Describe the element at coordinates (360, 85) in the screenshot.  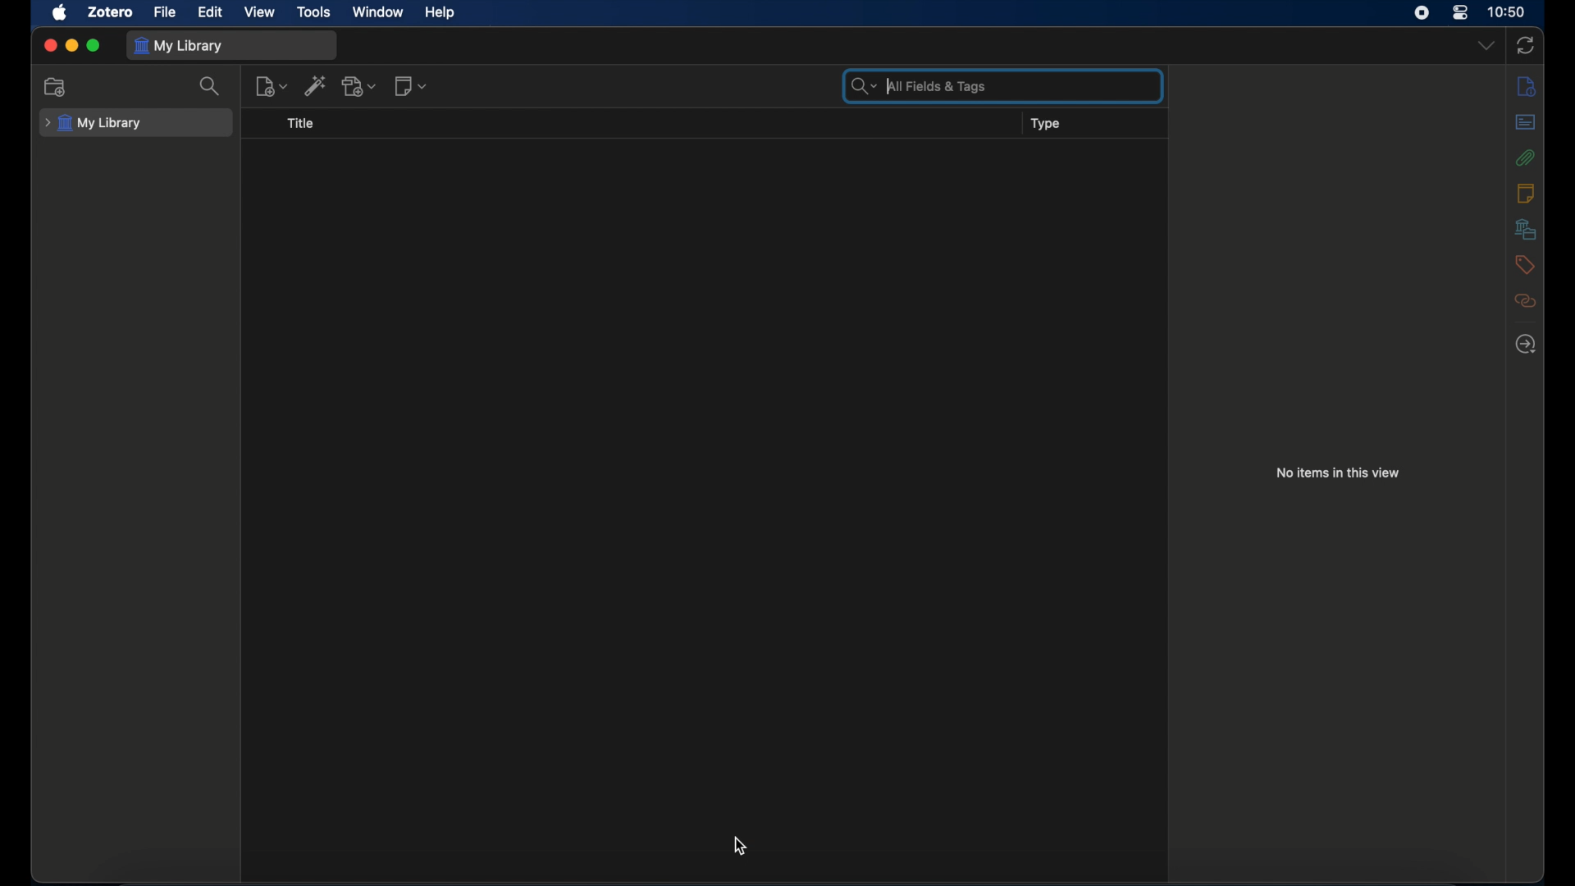
I see `add attachments` at that location.